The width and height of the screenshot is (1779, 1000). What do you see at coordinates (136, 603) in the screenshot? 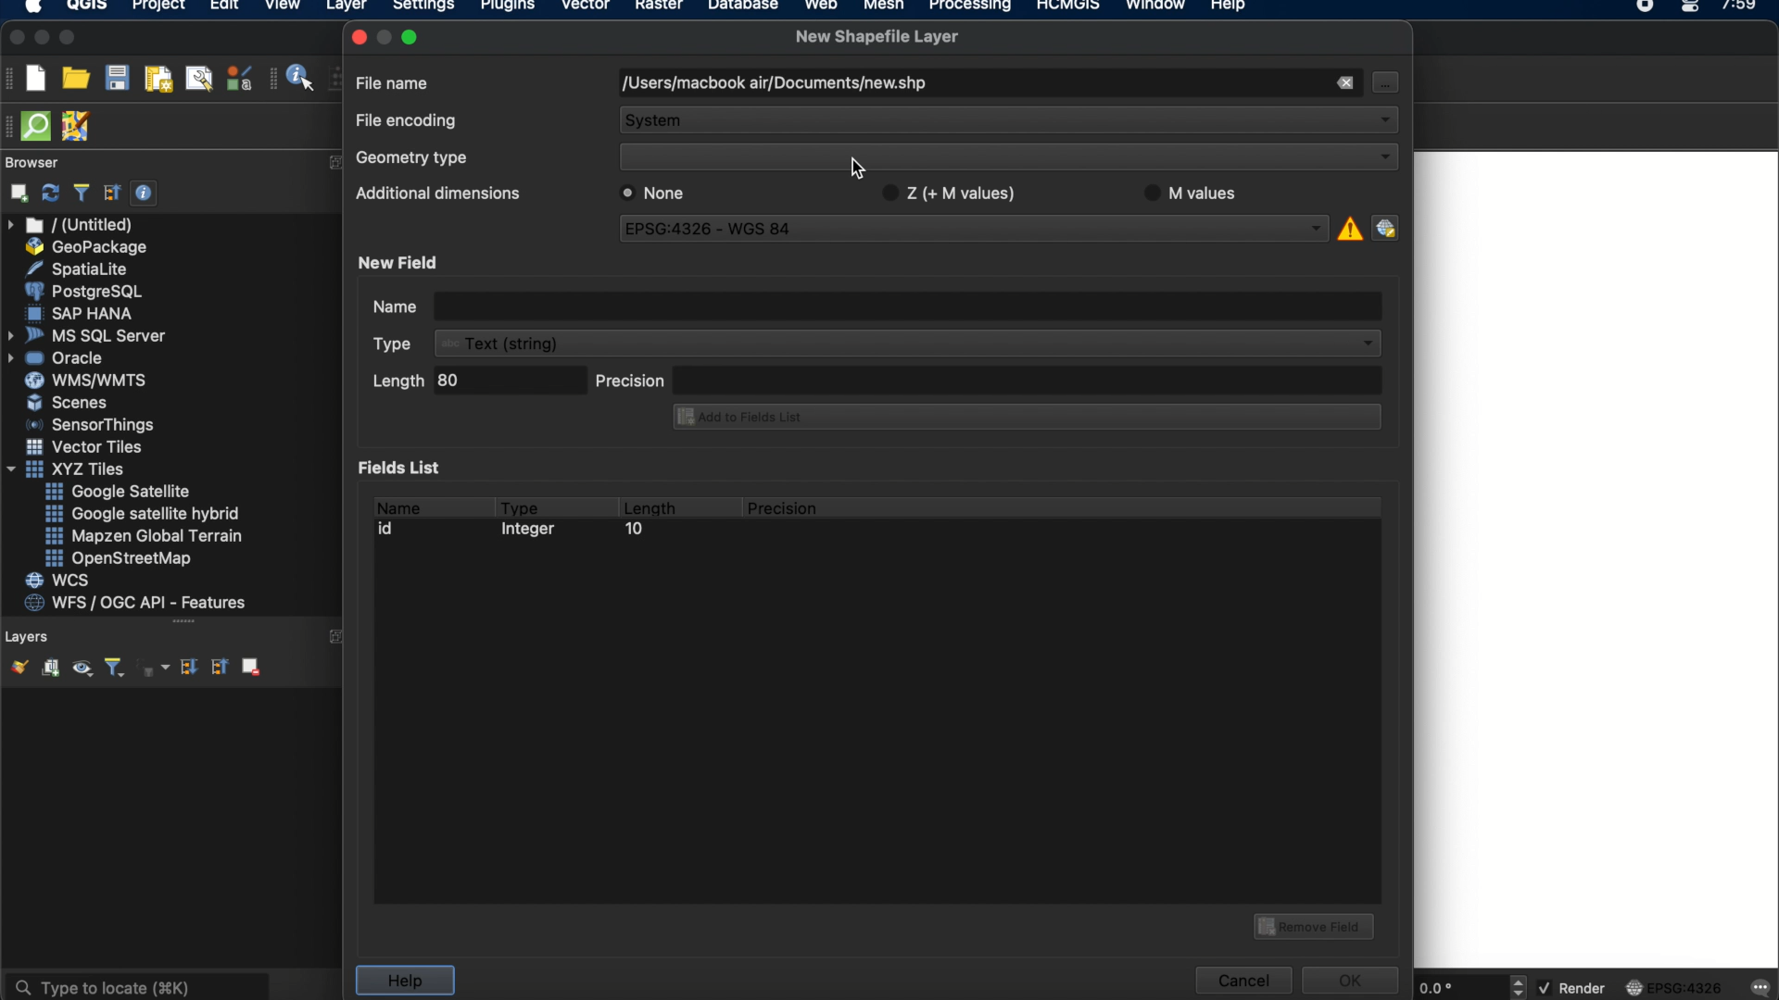
I see `was/ogc api- features` at bounding box center [136, 603].